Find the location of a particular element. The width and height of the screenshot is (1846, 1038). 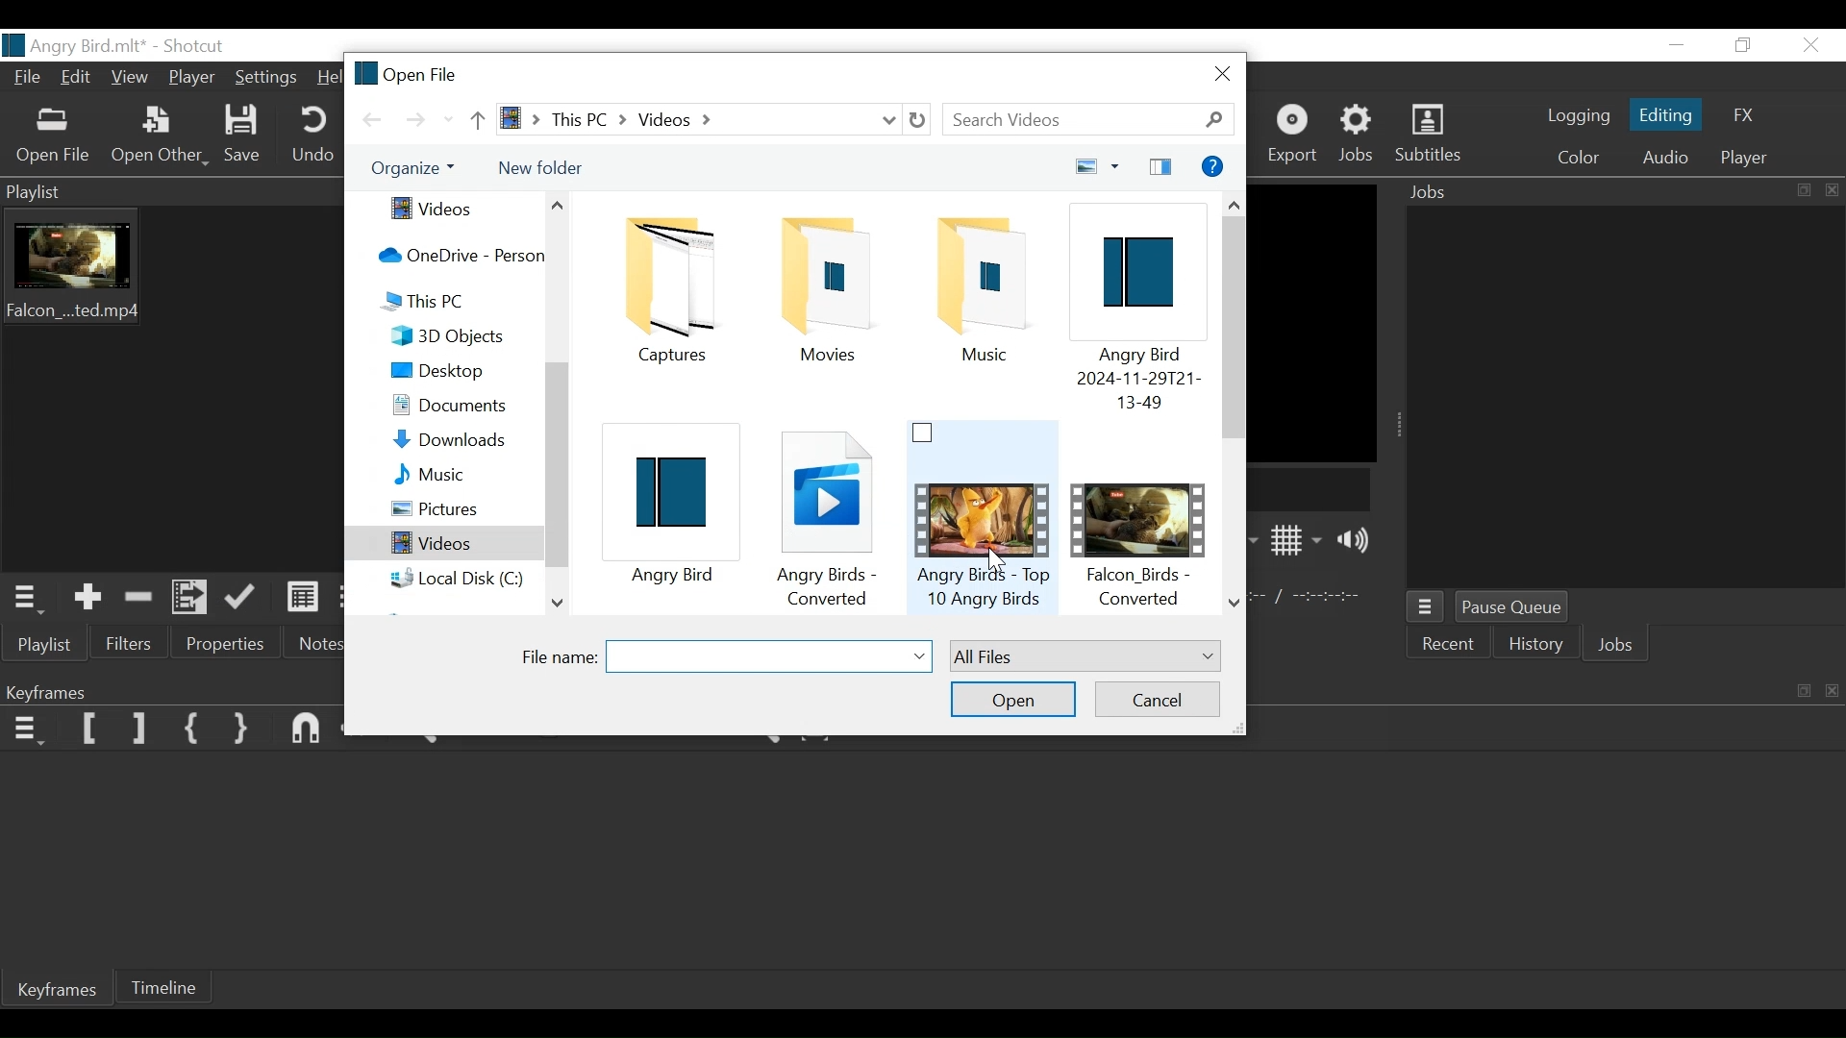

Jobs Panel is located at coordinates (1623, 395).